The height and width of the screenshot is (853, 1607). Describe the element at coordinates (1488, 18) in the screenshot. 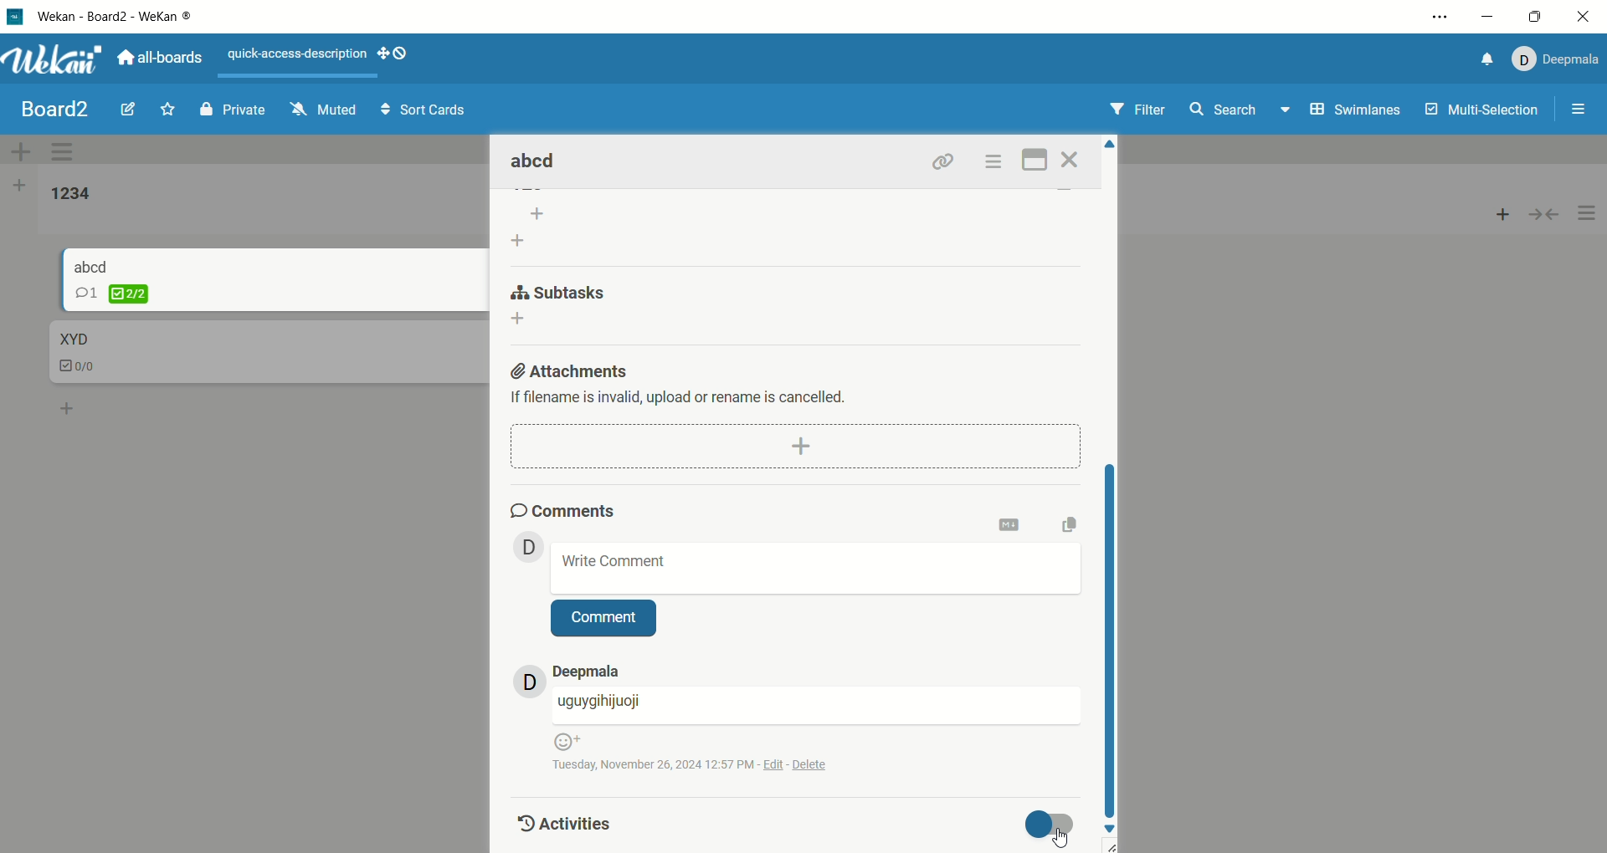

I see `minimize` at that location.